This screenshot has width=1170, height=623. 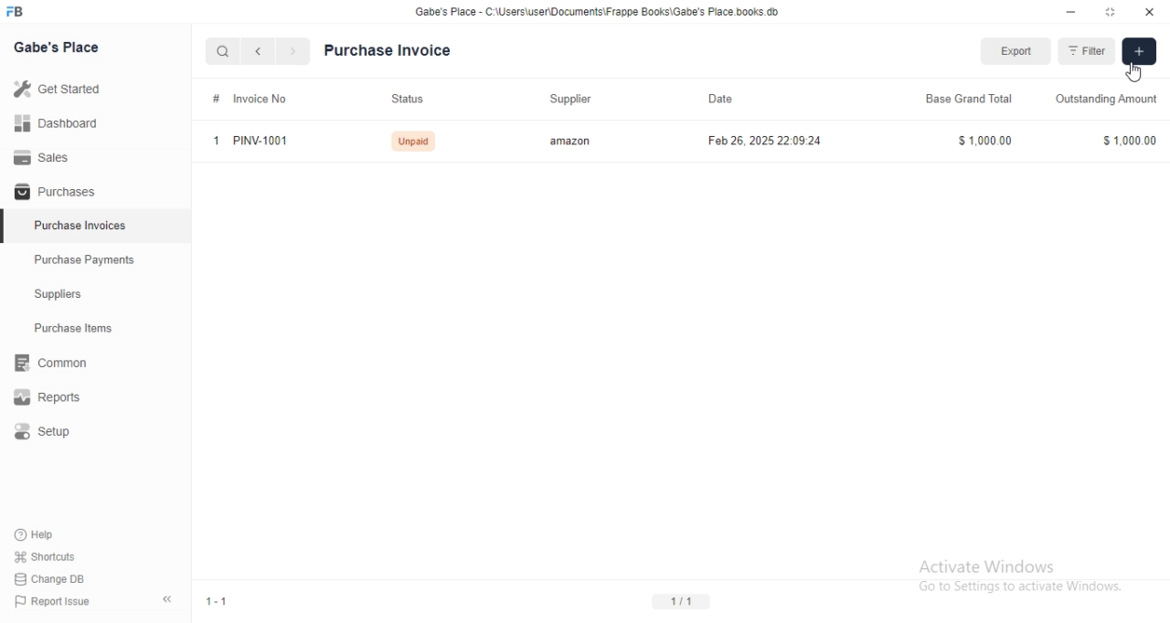 I want to click on Report Issue, so click(x=53, y=601).